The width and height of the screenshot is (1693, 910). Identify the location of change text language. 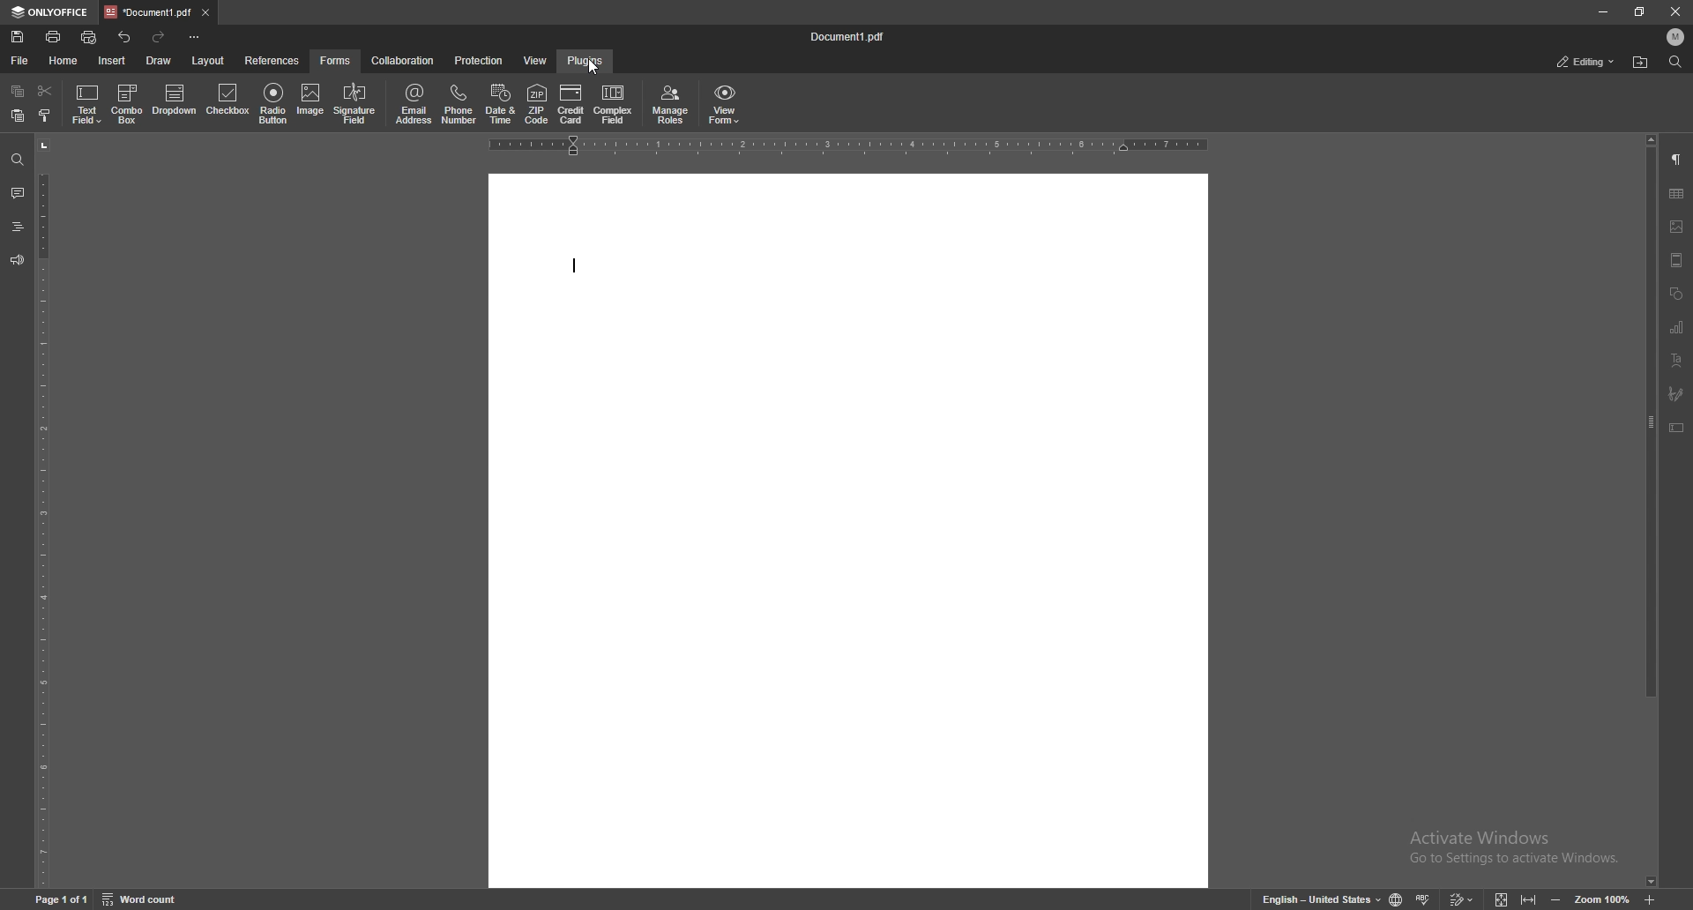
(1321, 899).